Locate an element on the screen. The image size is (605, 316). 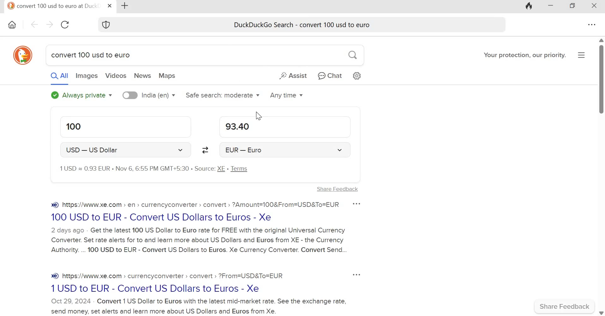
Share Feedback is located at coordinates (332, 190).